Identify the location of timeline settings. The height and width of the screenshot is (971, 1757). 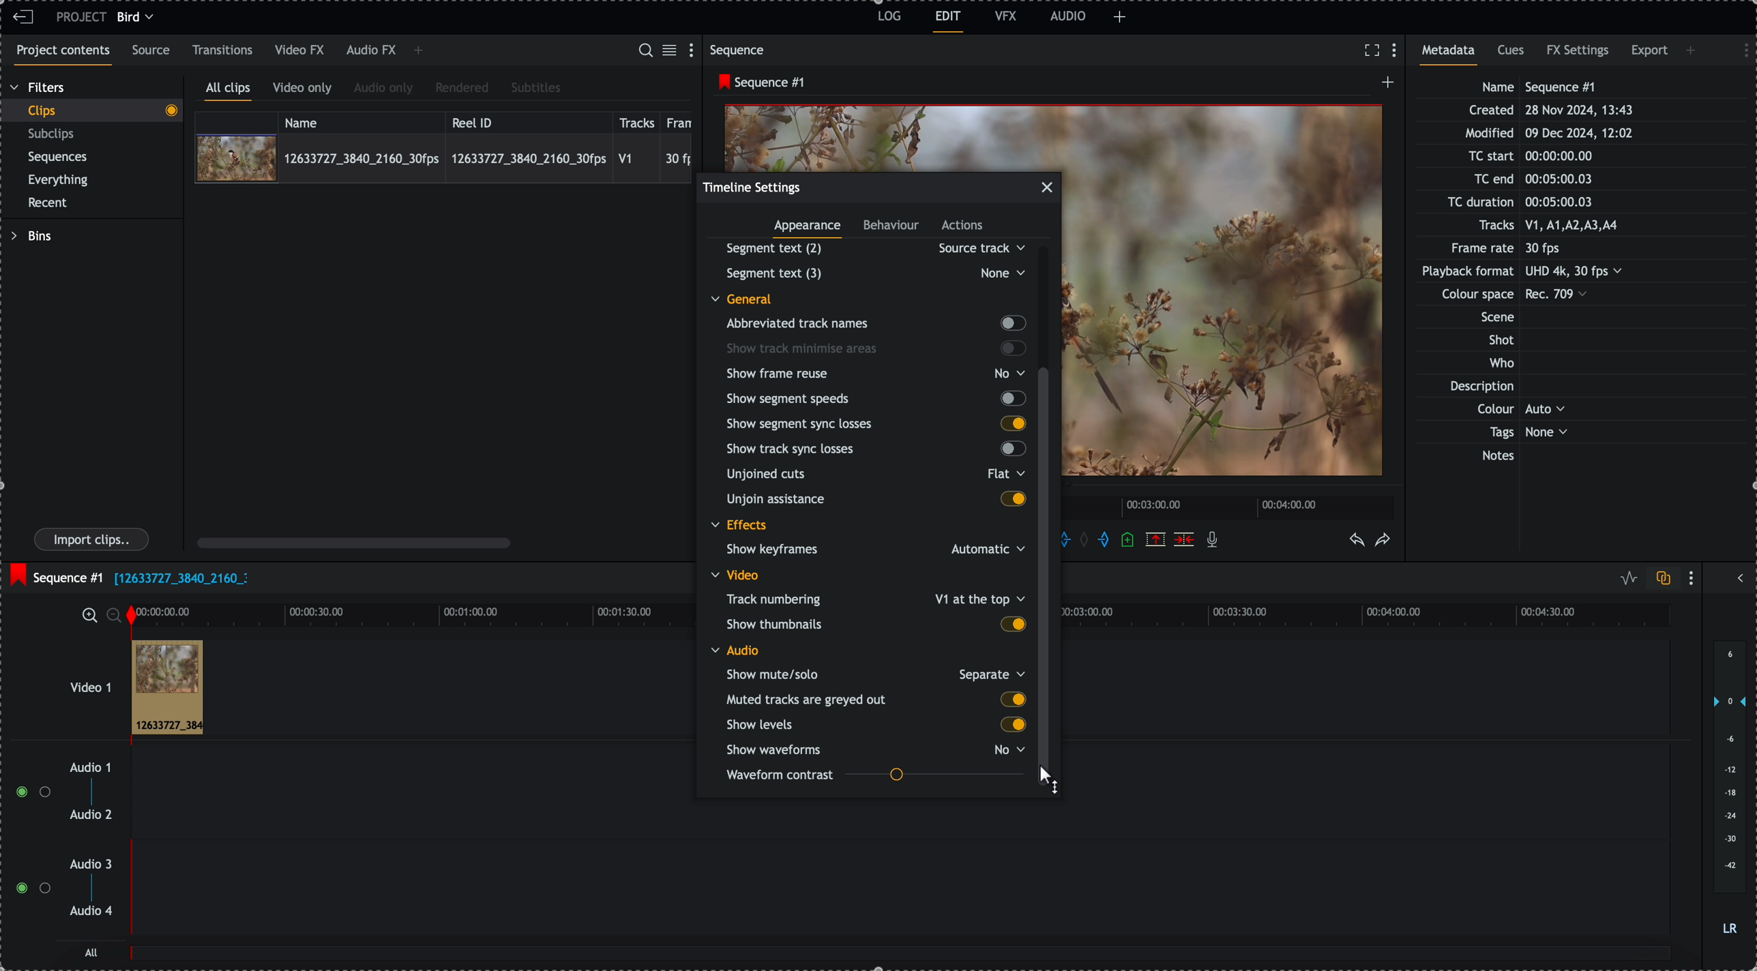
(752, 187).